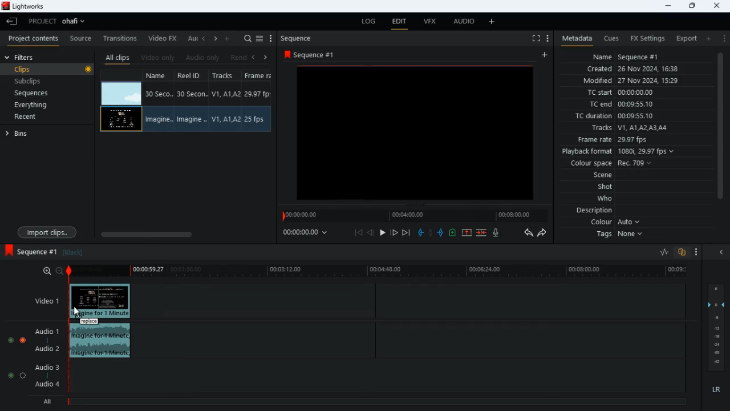 Image resolution: width=730 pixels, height=411 pixels. Describe the element at coordinates (46, 386) in the screenshot. I see `audio 4` at that location.